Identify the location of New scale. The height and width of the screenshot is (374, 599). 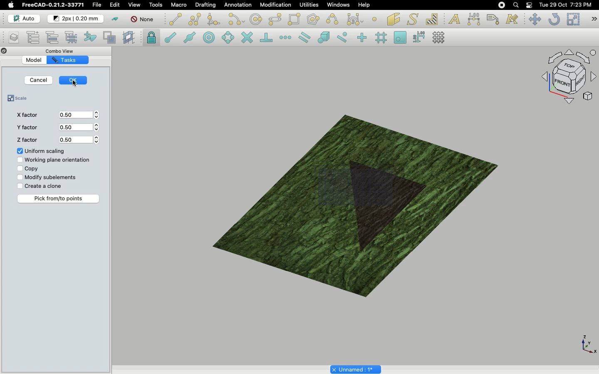
(383, 206).